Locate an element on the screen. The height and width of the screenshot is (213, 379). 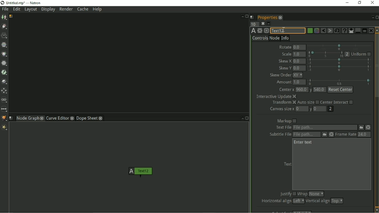
Frame Rate is located at coordinates (345, 134).